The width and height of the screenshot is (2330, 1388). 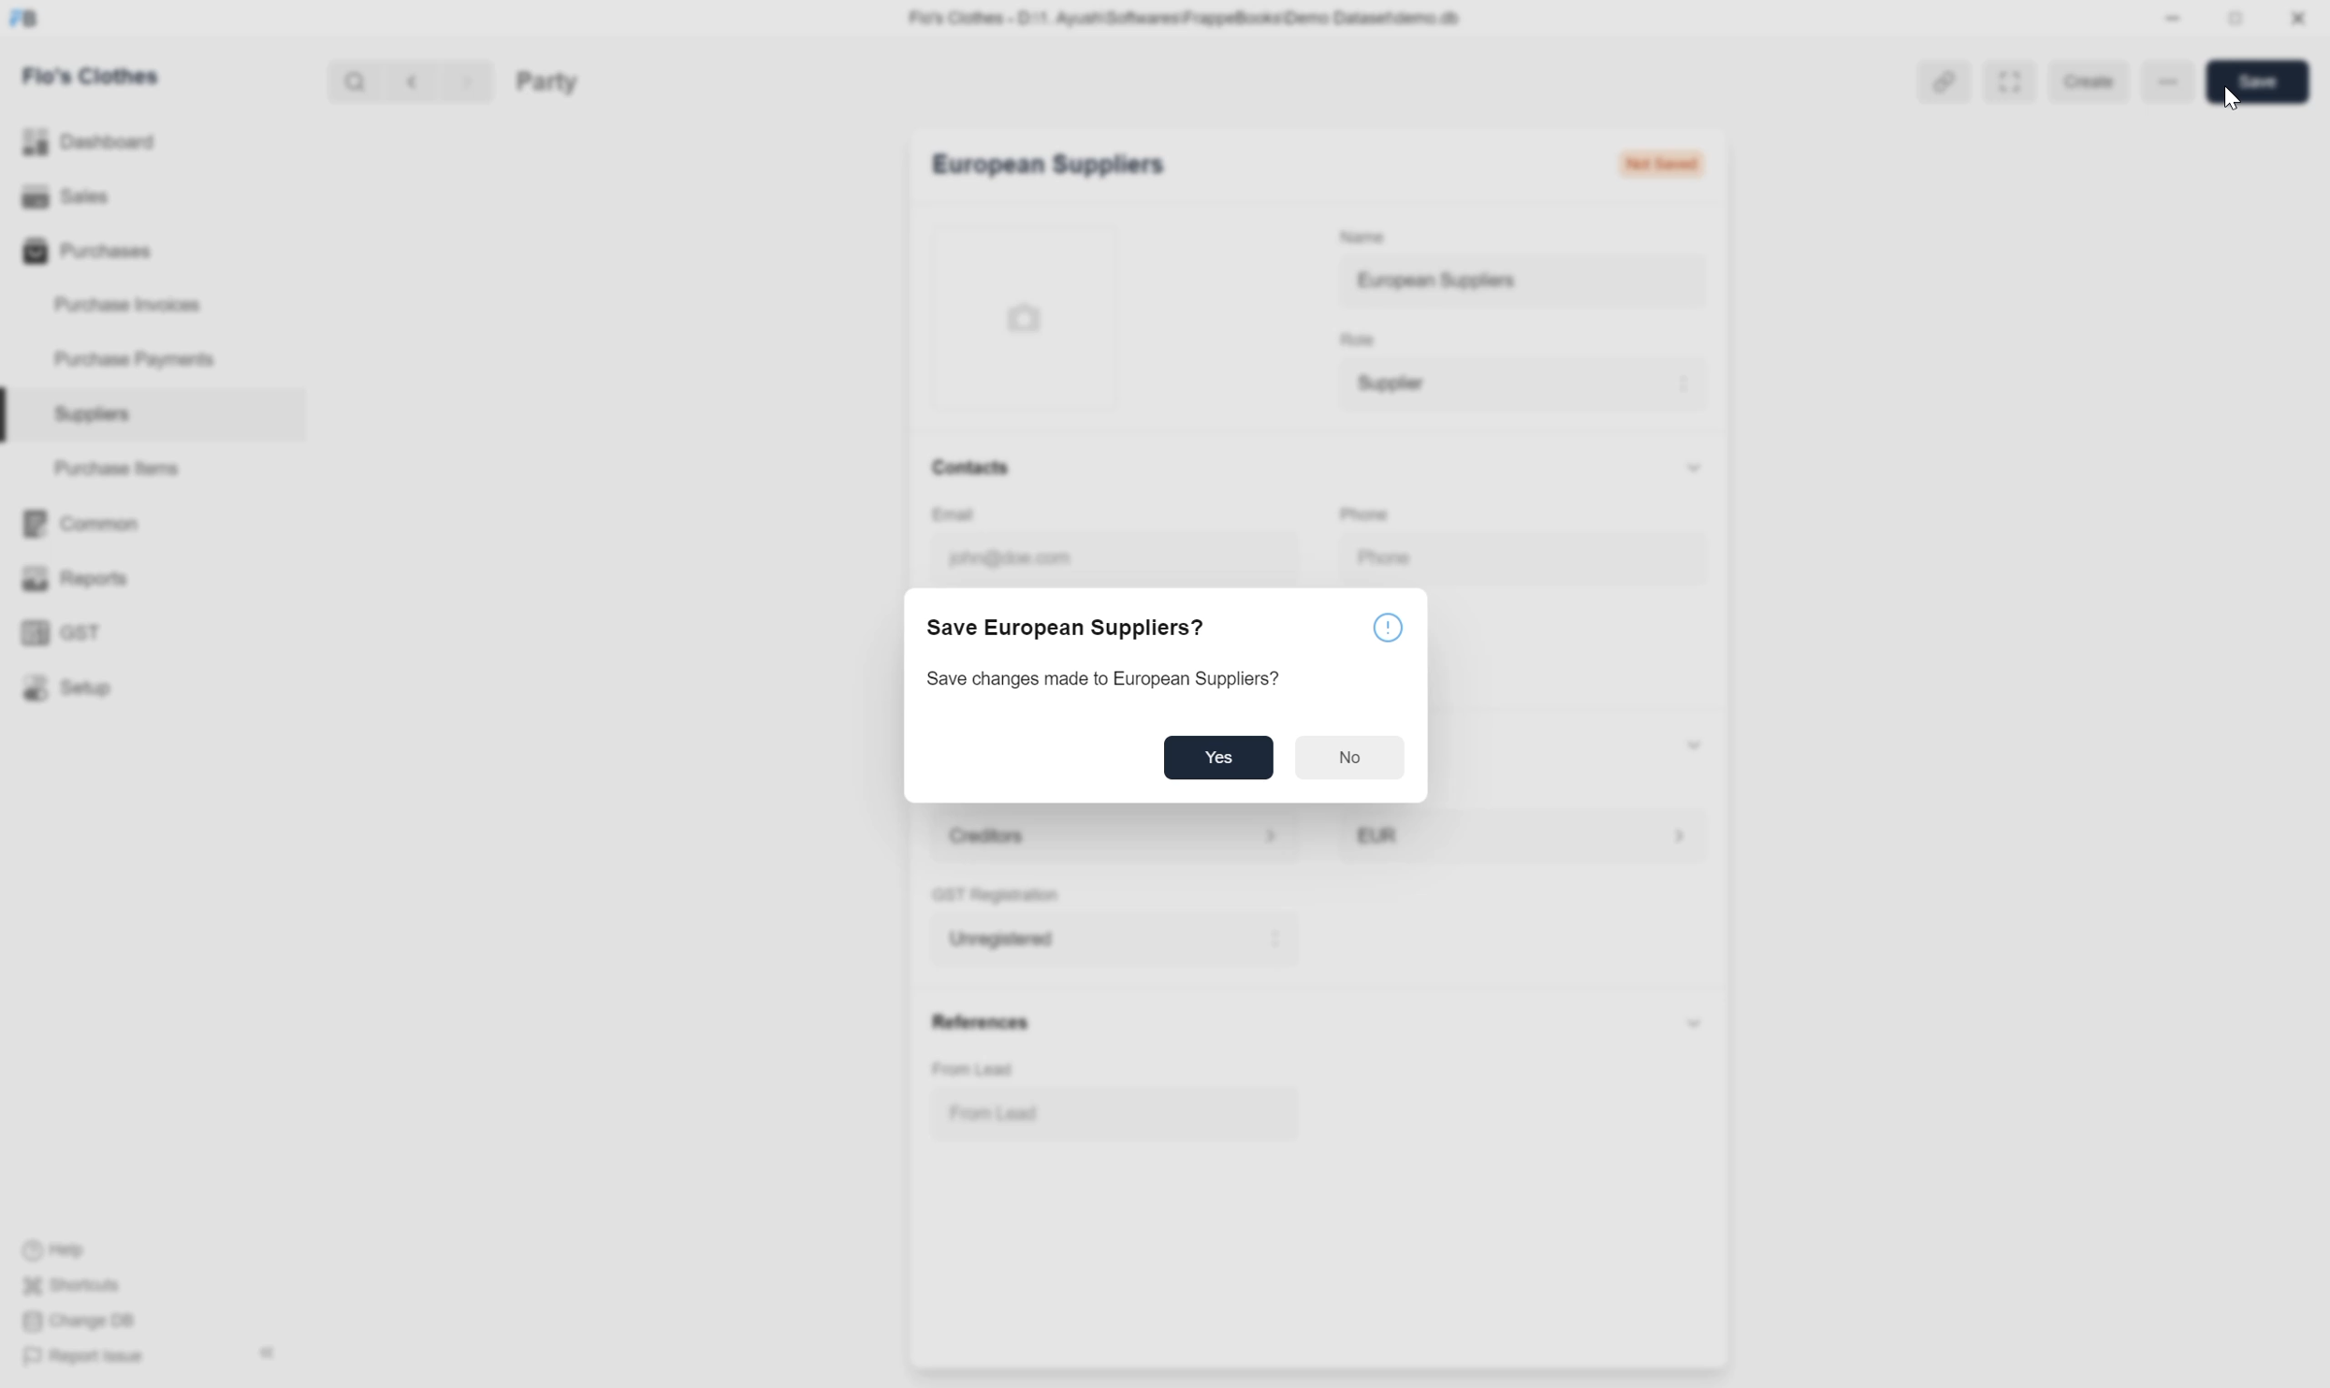 What do you see at coordinates (80, 525) in the screenshot?
I see `common` at bounding box center [80, 525].